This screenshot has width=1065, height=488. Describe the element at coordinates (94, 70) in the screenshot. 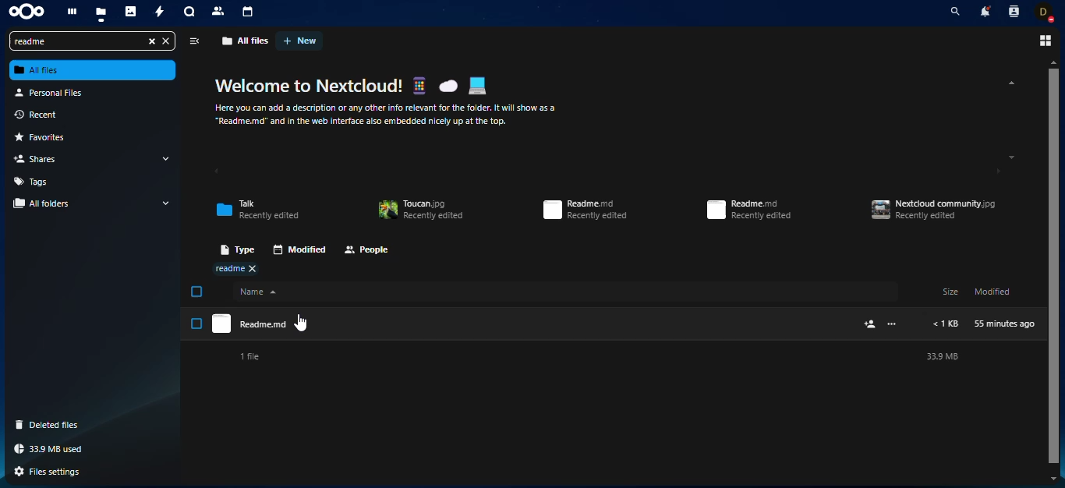

I see `all files` at that location.